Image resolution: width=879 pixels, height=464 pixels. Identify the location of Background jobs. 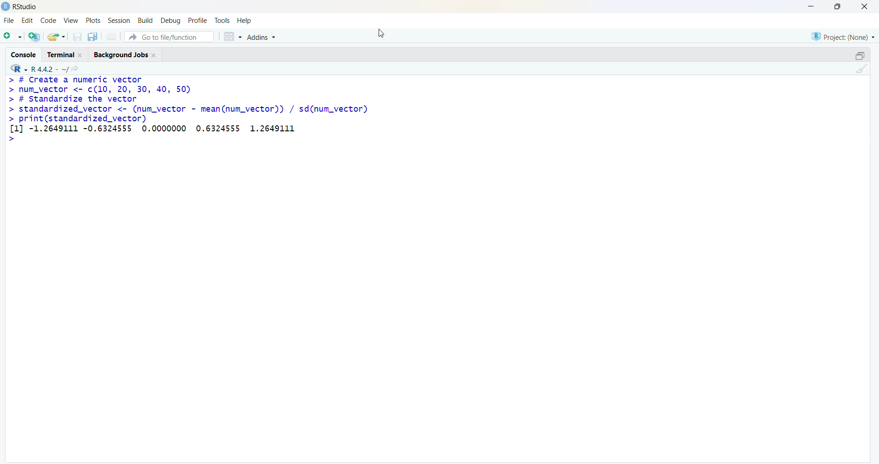
(121, 55).